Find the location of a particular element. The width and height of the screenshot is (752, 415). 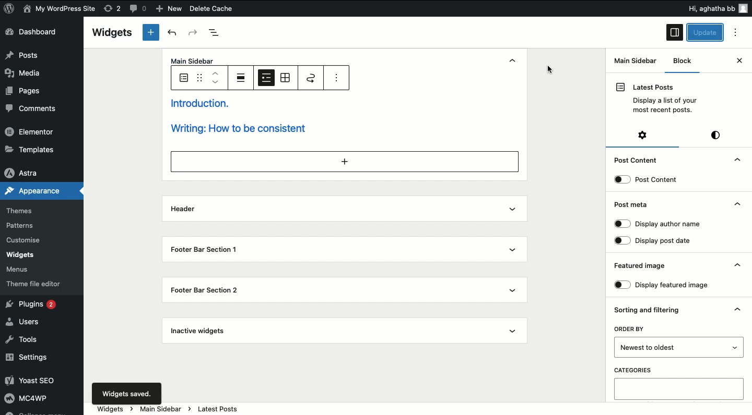

Display post date is located at coordinates (653, 241).